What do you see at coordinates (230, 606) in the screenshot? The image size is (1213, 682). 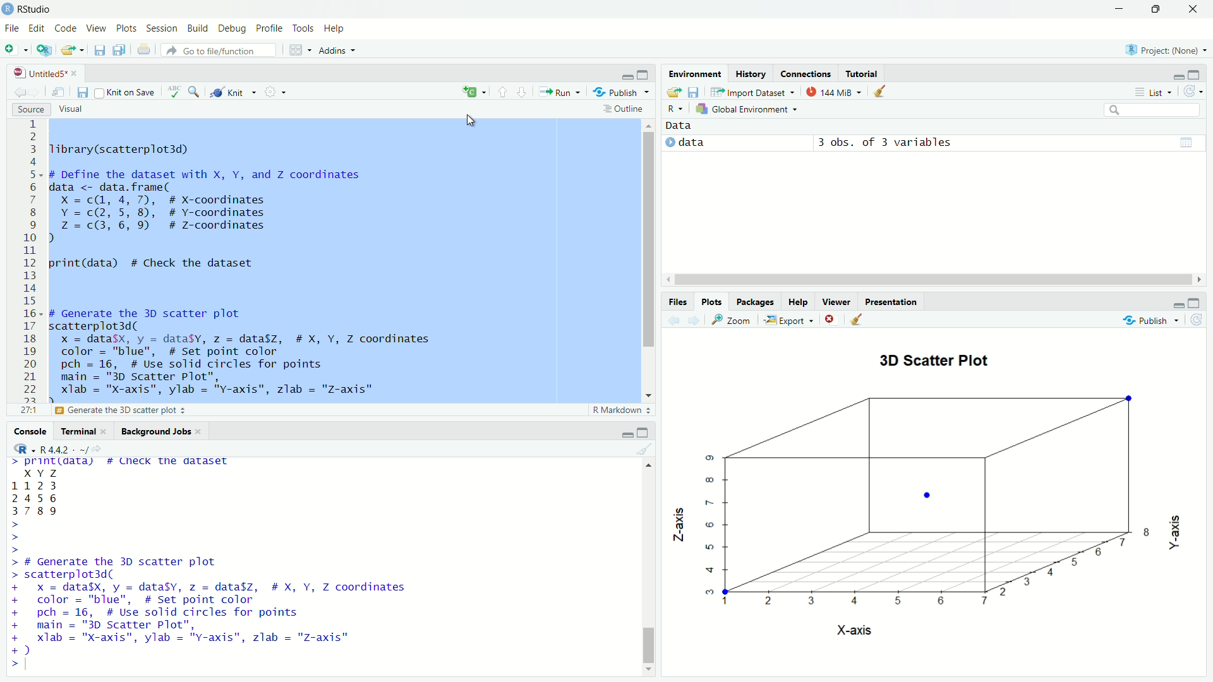 I see `> # Generate the 5D scatter plot

> scatterplot3d(

+ x = data$X, y = dataSy, z = data$z, # X, Y, Z coordinates
+ color = "blue", # Set point color

+ pch = 16, # Use solid circles for points

+ main = "3D Scatter Plot",

+ xlab = "x-axis", ylab = "y-axis", zlab = "z-axis"

+)` at bounding box center [230, 606].